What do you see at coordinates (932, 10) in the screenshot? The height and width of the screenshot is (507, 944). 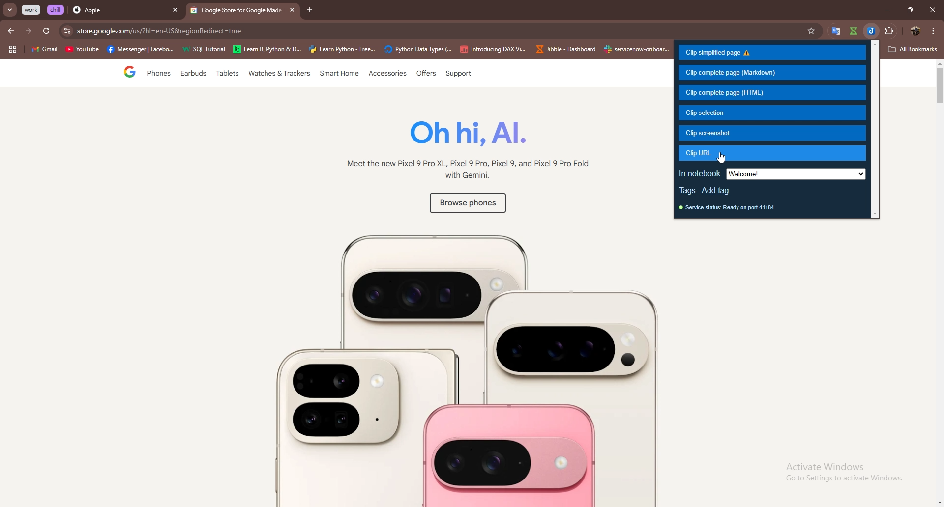 I see `close` at bounding box center [932, 10].